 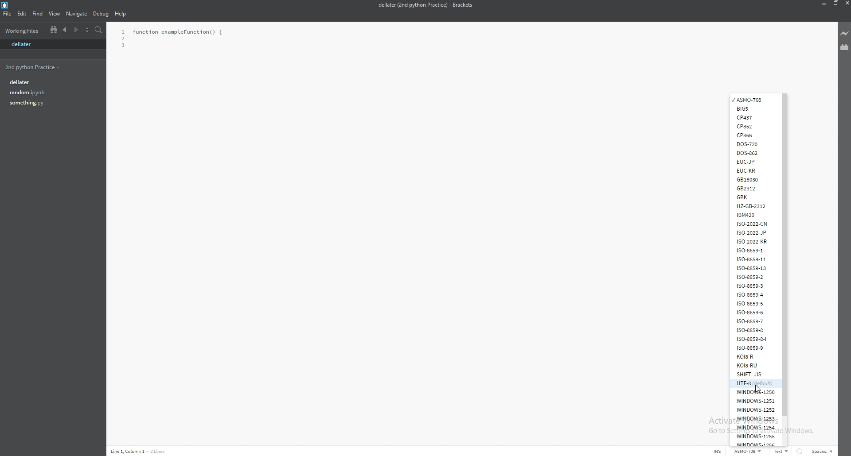 I want to click on scroll bar, so click(x=785, y=254).